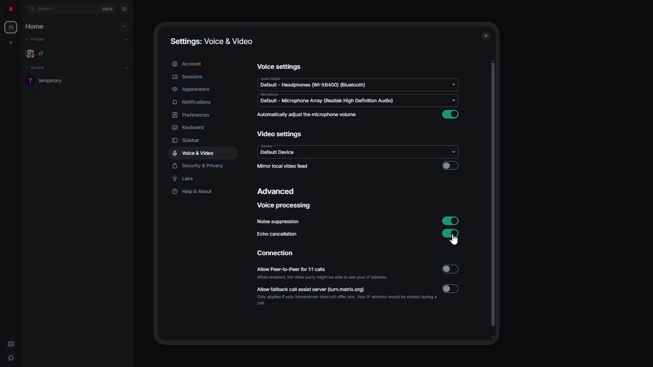 The width and height of the screenshot is (653, 367). Describe the element at coordinates (194, 102) in the screenshot. I see `notifications` at that location.